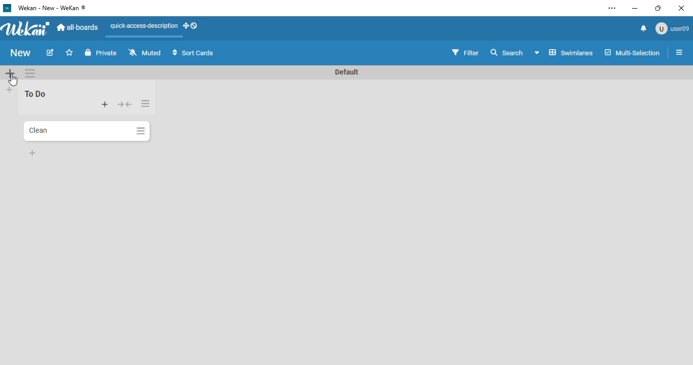 This screenshot has width=693, height=365. What do you see at coordinates (635, 9) in the screenshot?
I see `minimize` at bounding box center [635, 9].